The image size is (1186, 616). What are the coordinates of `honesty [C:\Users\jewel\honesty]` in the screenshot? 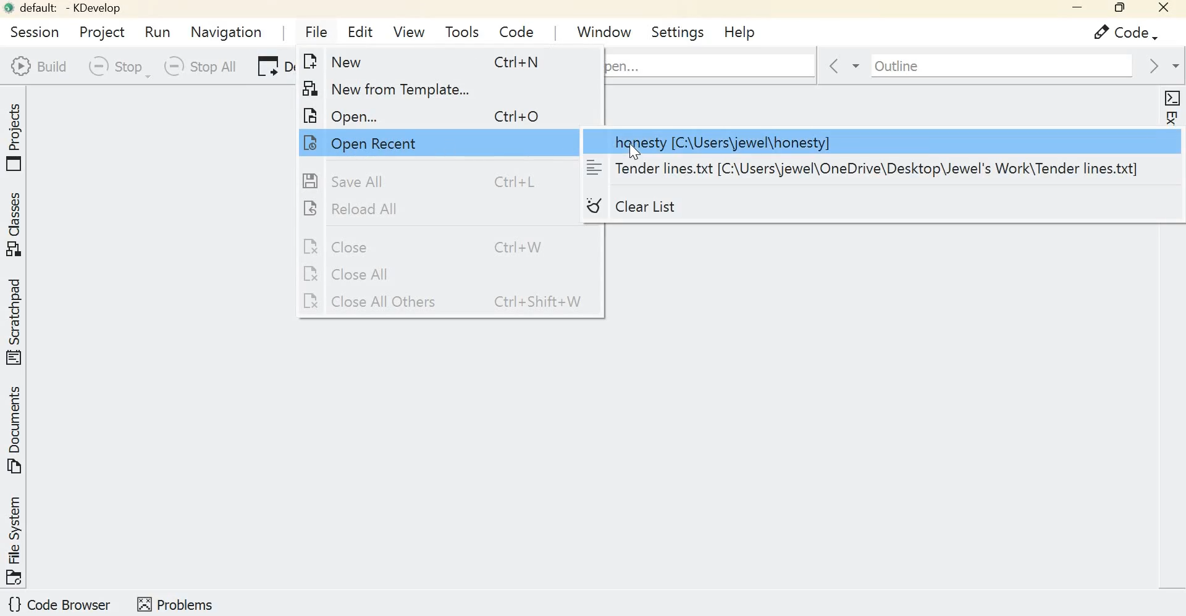 It's located at (875, 143).